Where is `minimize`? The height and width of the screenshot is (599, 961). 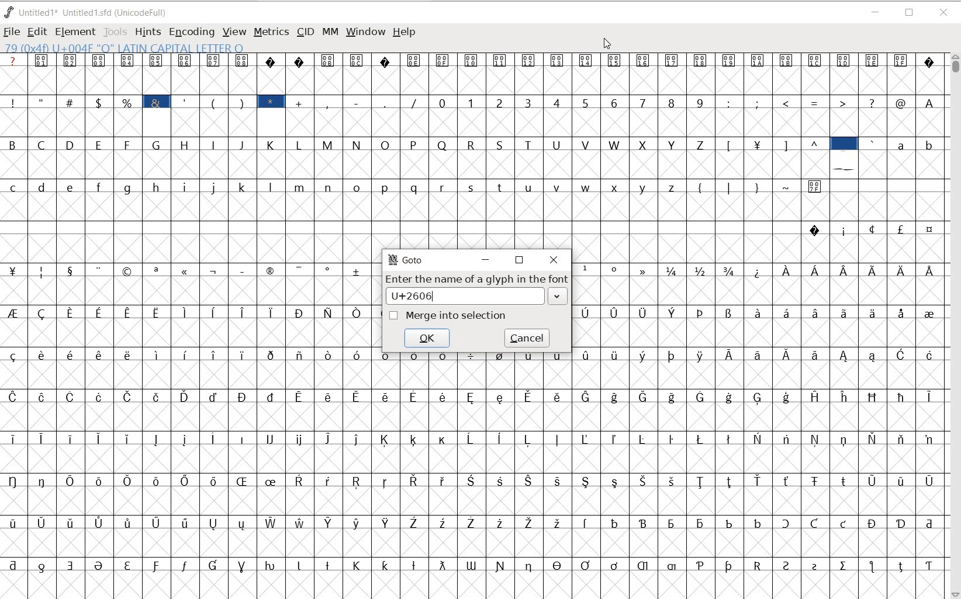 minimize is located at coordinates (485, 260).